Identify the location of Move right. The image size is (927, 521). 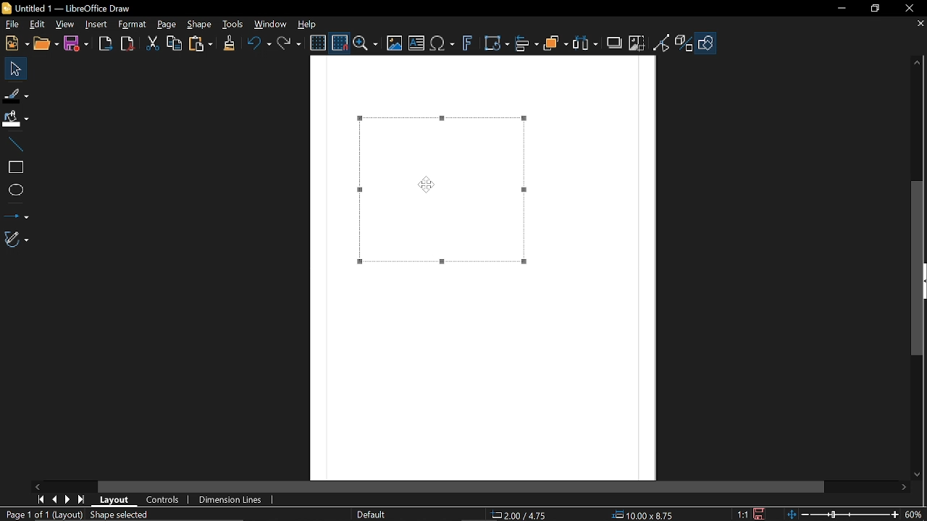
(906, 488).